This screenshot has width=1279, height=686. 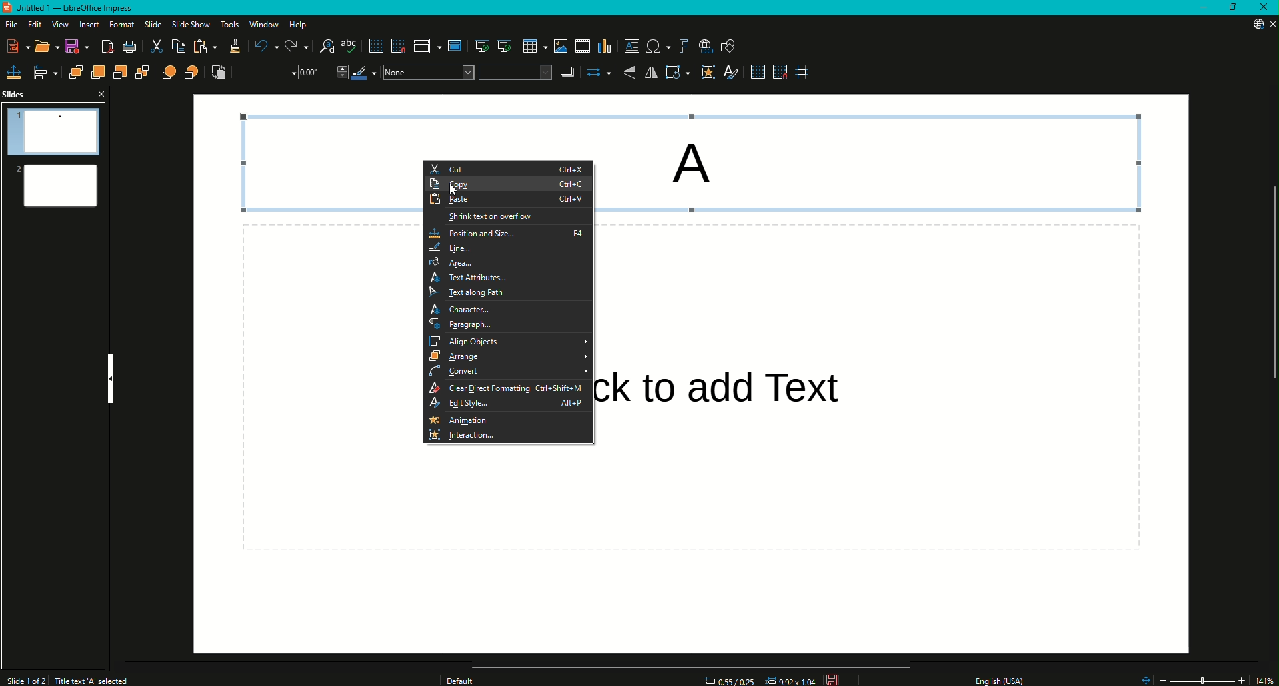 I want to click on Copy, so click(x=509, y=185).